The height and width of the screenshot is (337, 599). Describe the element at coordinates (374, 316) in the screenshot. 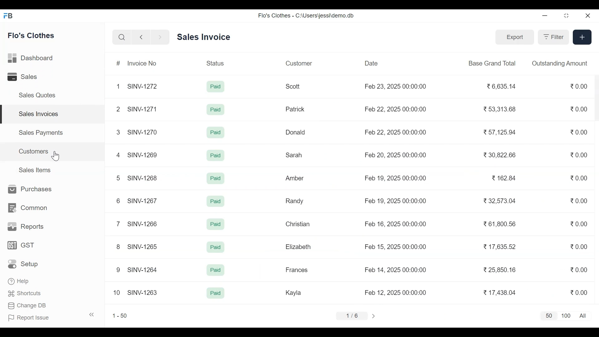

I see `>` at that location.